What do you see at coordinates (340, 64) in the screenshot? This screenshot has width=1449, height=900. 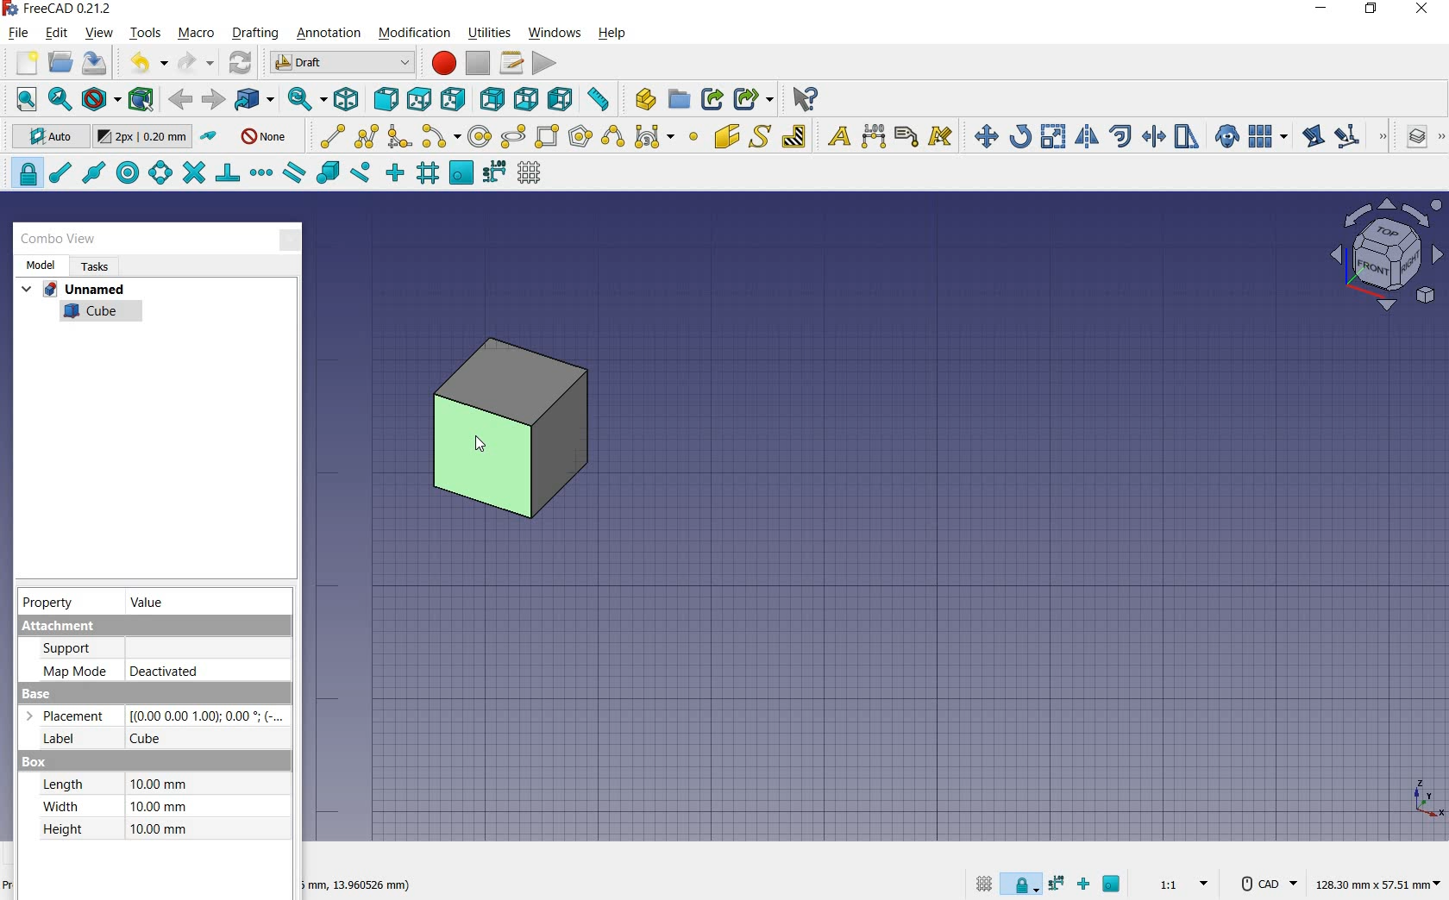 I see `switch between workbenches` at bounding box center [340, 64].